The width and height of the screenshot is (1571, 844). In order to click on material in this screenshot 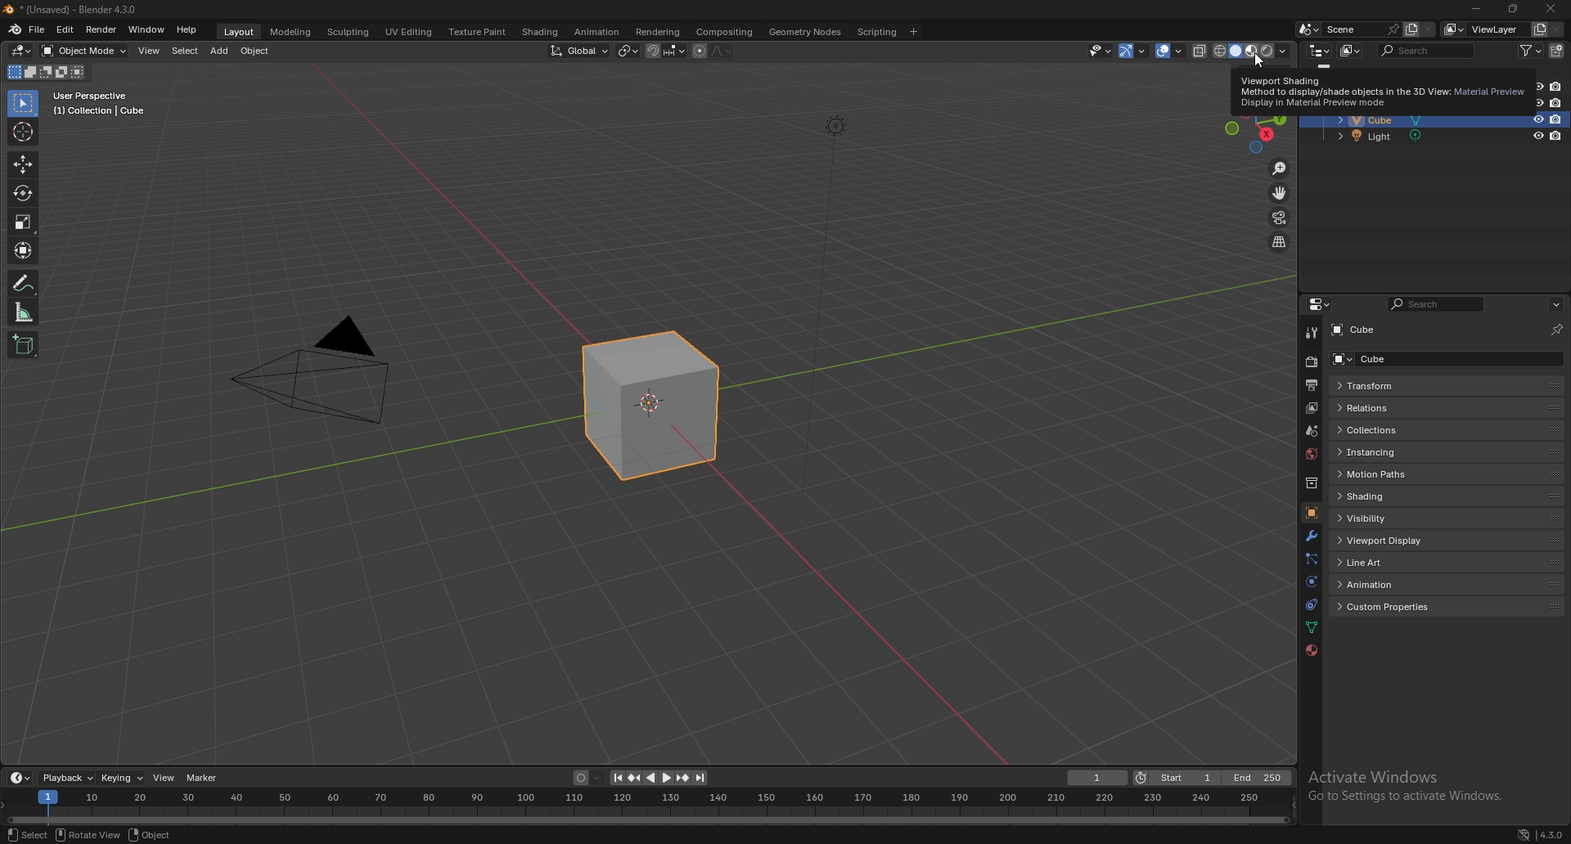, I will do `click(1311, 651)`.